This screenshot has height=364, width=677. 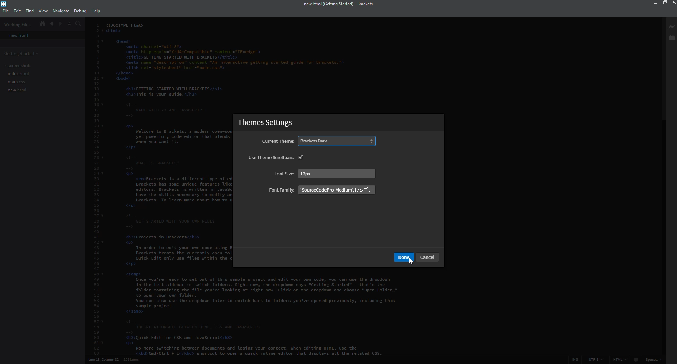 What do you see at coordinates (95, 11) in the screenshot?
I see `help` at bounding box center [95, 11].